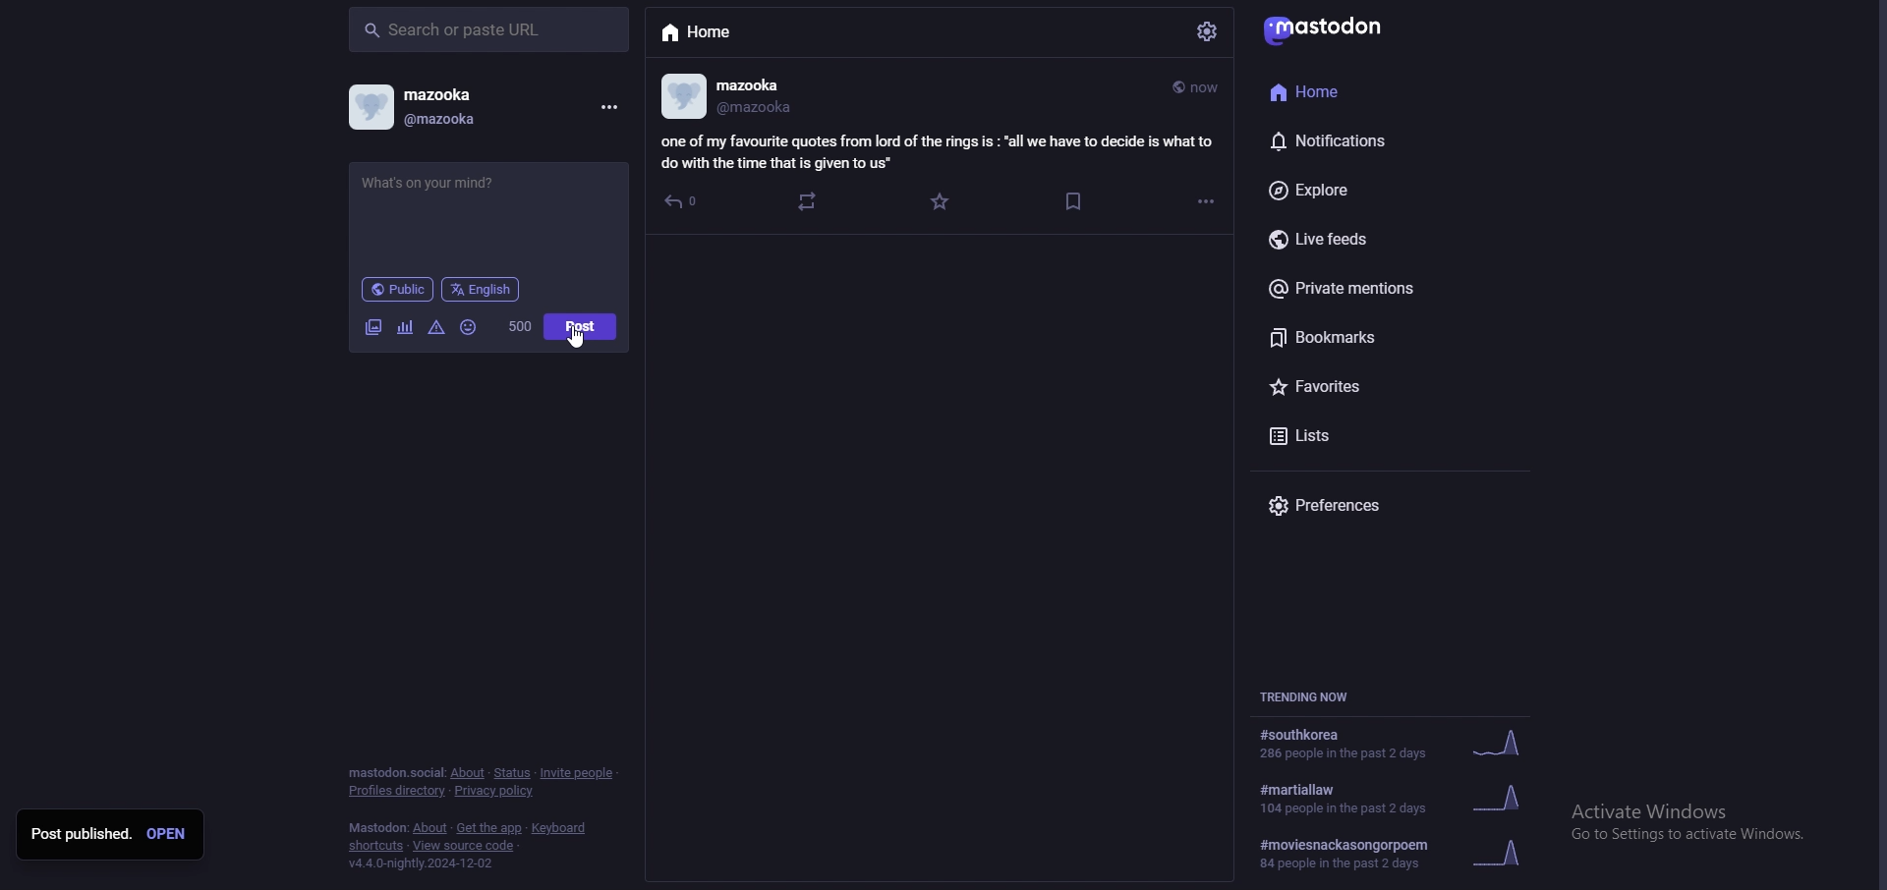 The height and width of the screenshot is (890, 1887). Describe the element at coordinates (582, 344) in the screenshot. I see `pointer cursor` at that location.